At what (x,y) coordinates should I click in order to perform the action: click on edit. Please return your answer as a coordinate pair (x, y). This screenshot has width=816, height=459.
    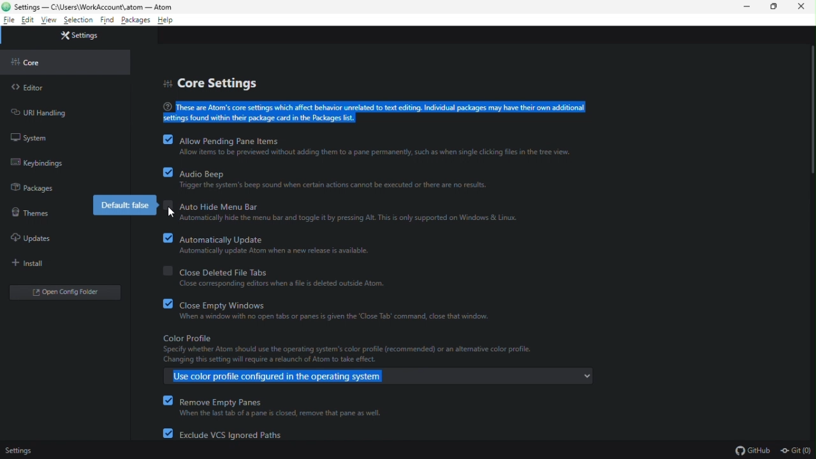
    Looking at the image, I should click on (29, 20).